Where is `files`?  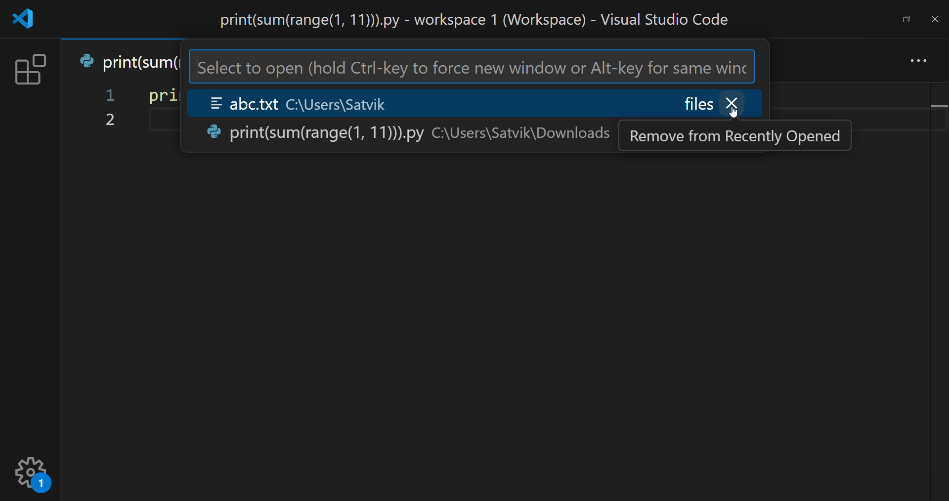
files is located at coordinates (699, 103).